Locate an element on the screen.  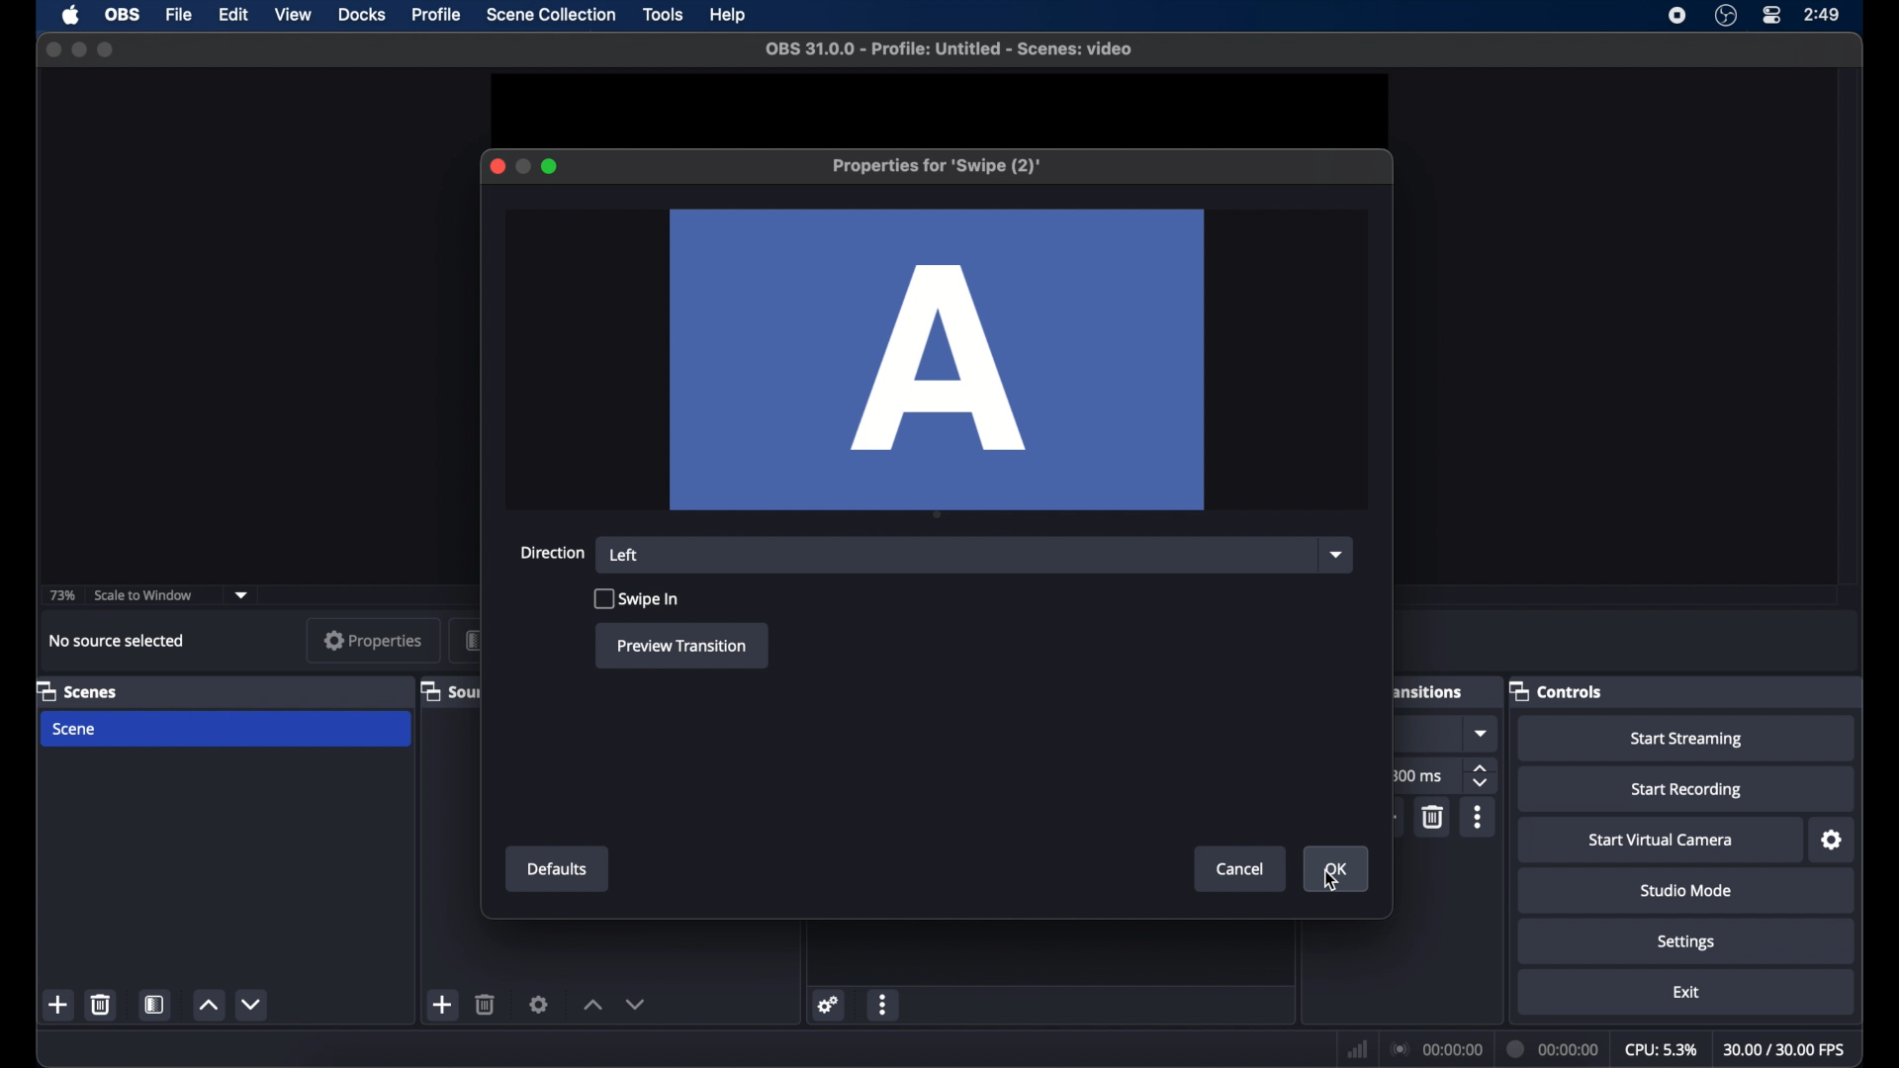
decrement  is located at coordinates (253, 1004).